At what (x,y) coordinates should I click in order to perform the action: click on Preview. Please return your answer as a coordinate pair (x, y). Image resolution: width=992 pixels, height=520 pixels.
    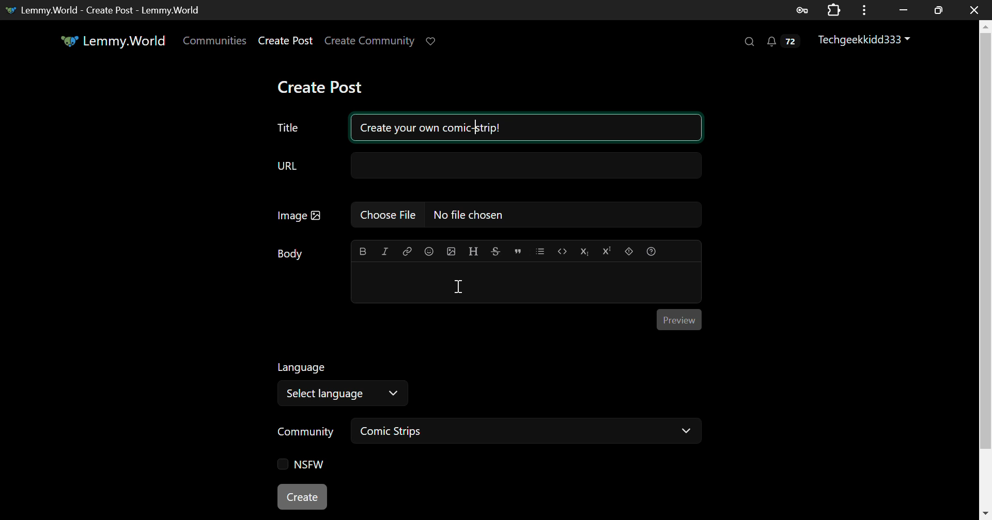
    Looking at the image, I should click on (678, 318).